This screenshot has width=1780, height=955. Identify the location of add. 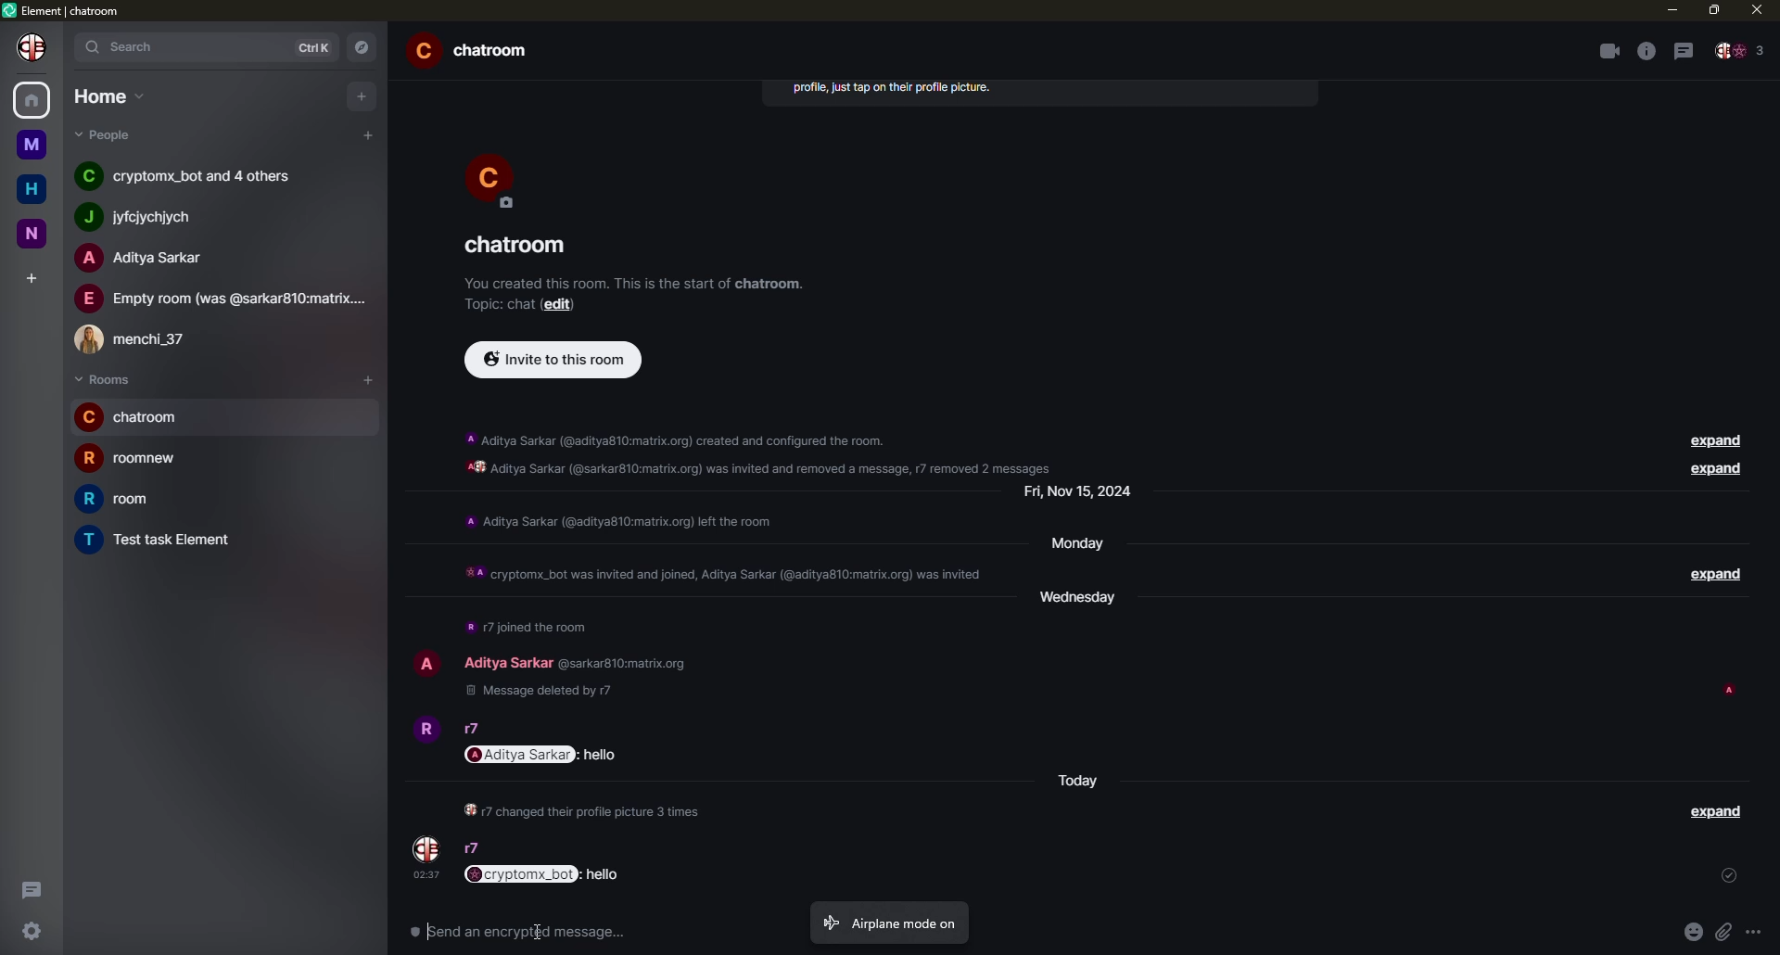
(367, 135).